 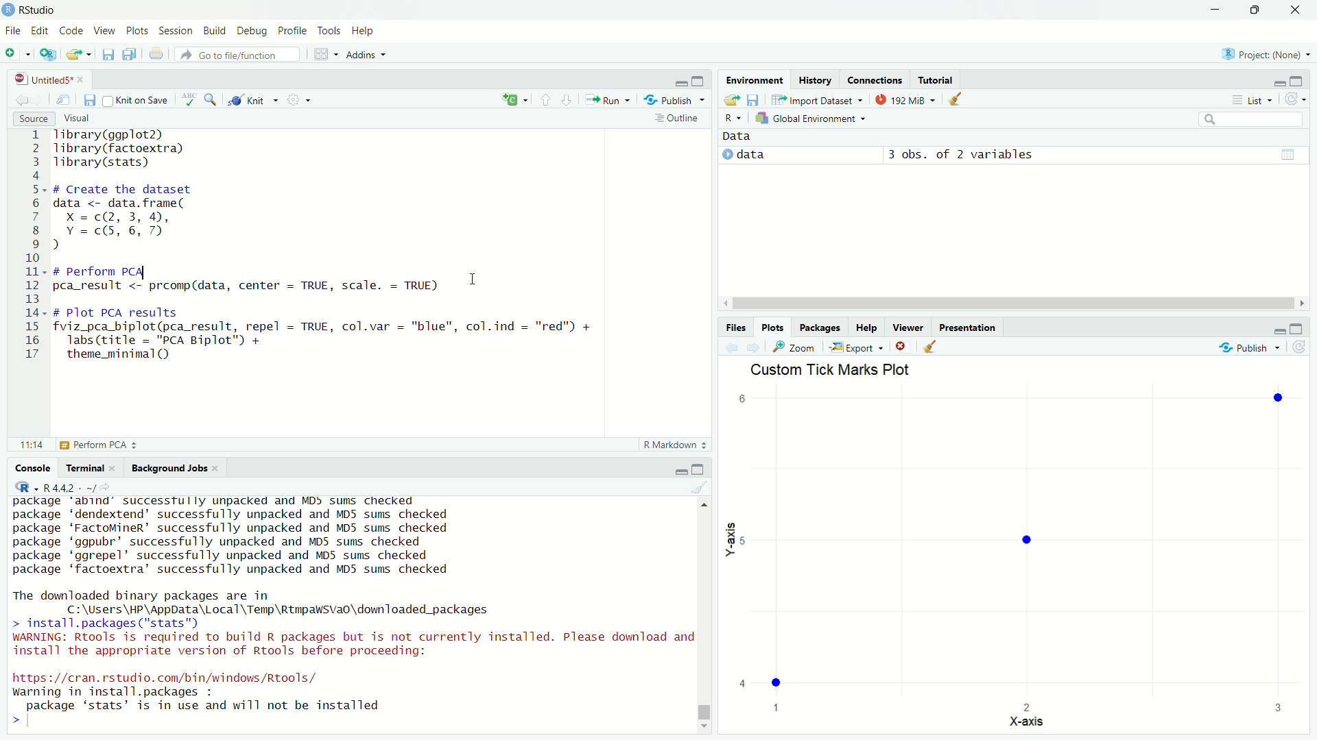 I want to click on maximize, so click(x=700, y=469).